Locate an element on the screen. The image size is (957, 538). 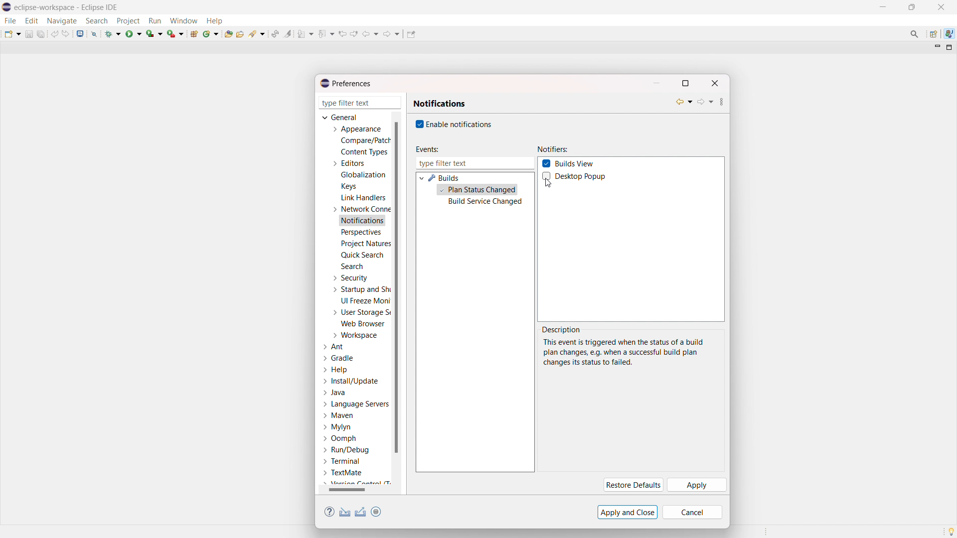
view previous location is located at coordinates (342, 33).